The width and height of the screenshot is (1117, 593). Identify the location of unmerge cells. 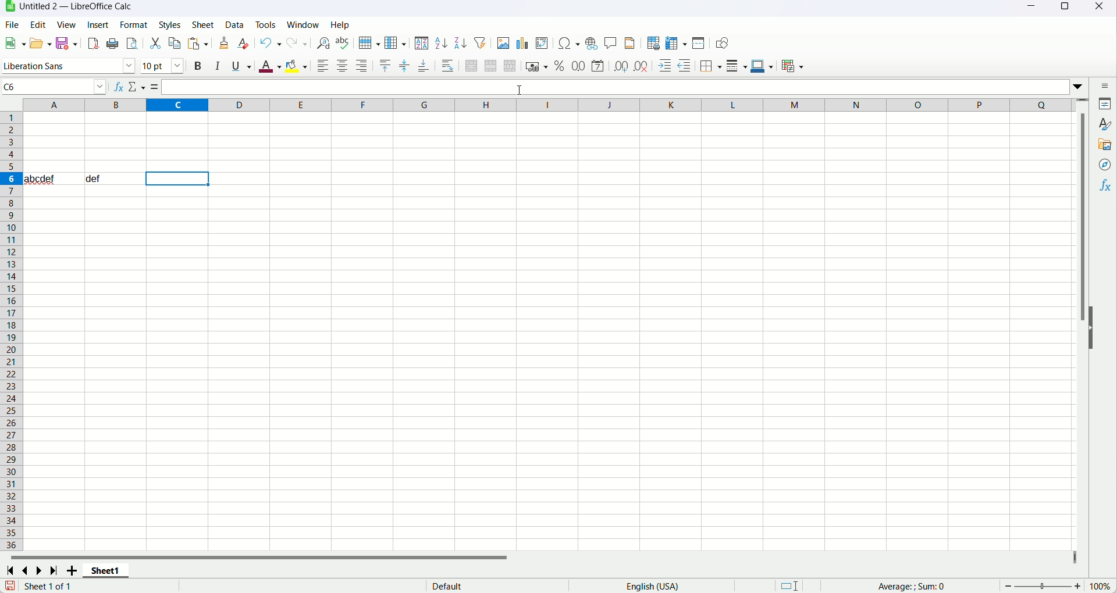
(510, 67).